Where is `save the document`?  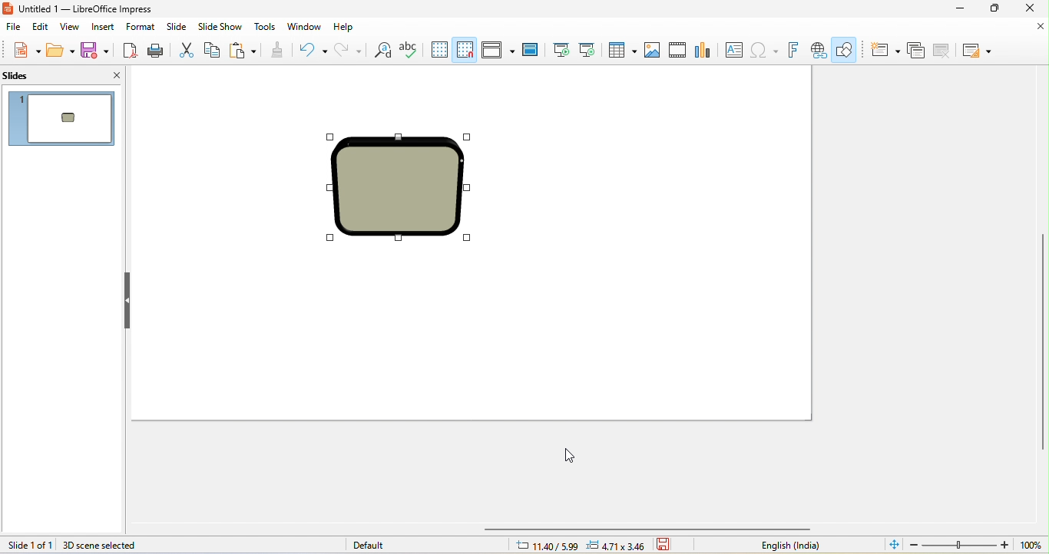
save the document is located at coordinates (668, 546).